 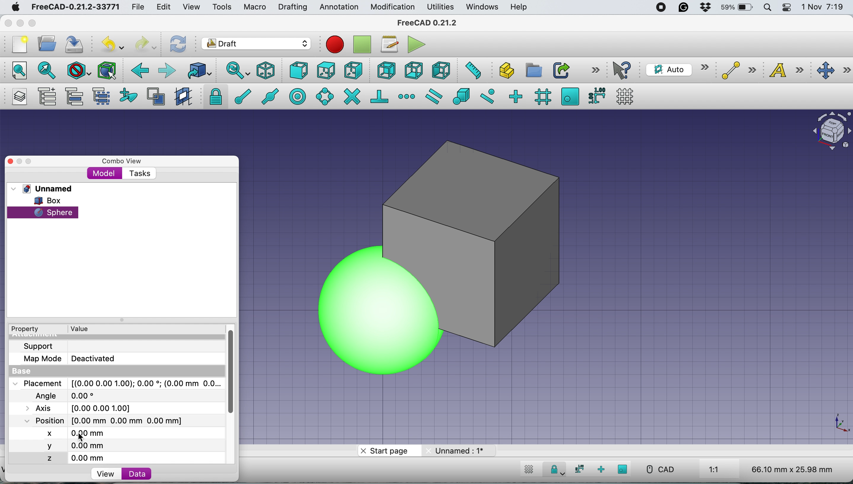 I want to click on record macros, so click(x=335, y=44).